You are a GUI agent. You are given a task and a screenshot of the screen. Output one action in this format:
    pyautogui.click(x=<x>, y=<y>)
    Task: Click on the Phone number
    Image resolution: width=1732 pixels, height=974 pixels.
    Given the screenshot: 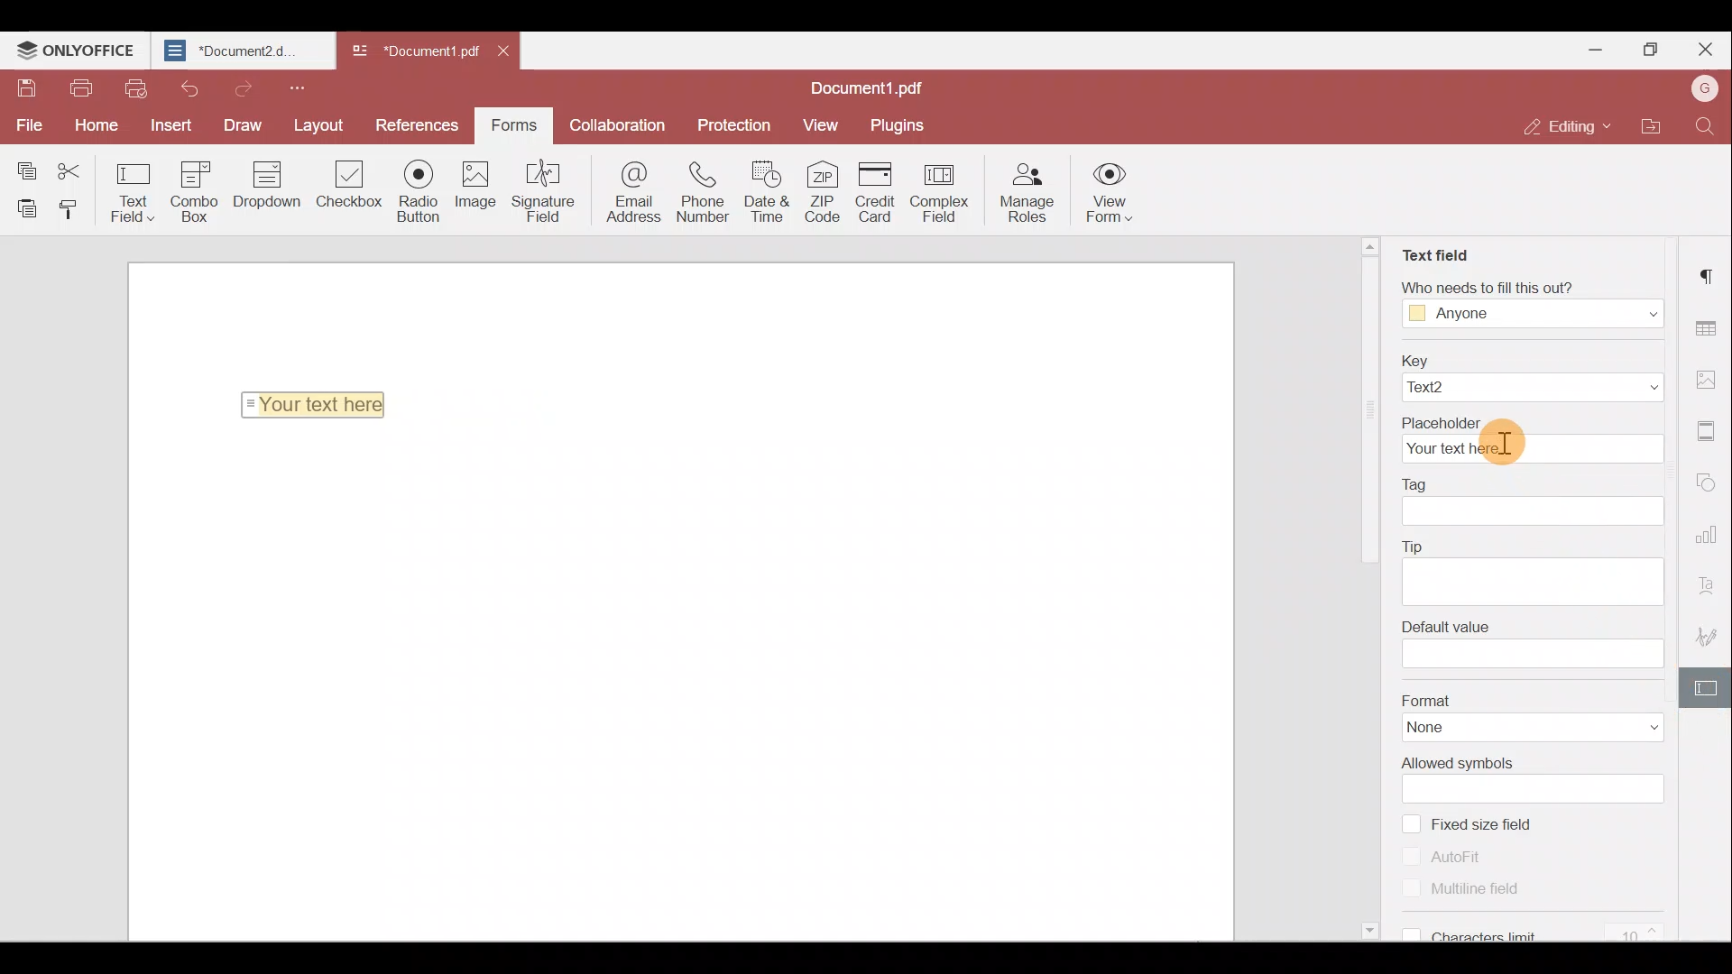 What is the action you would take?
    pyautogui.click(x=704, y=194)
    